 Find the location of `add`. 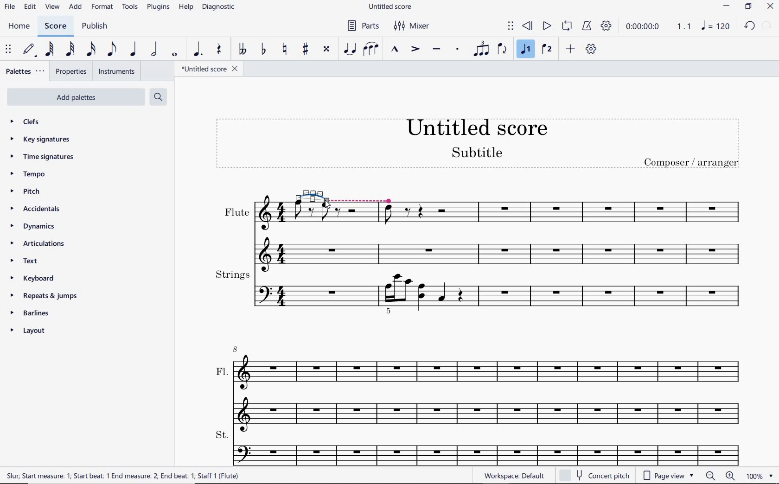

add is located at coordinates (76, 8).